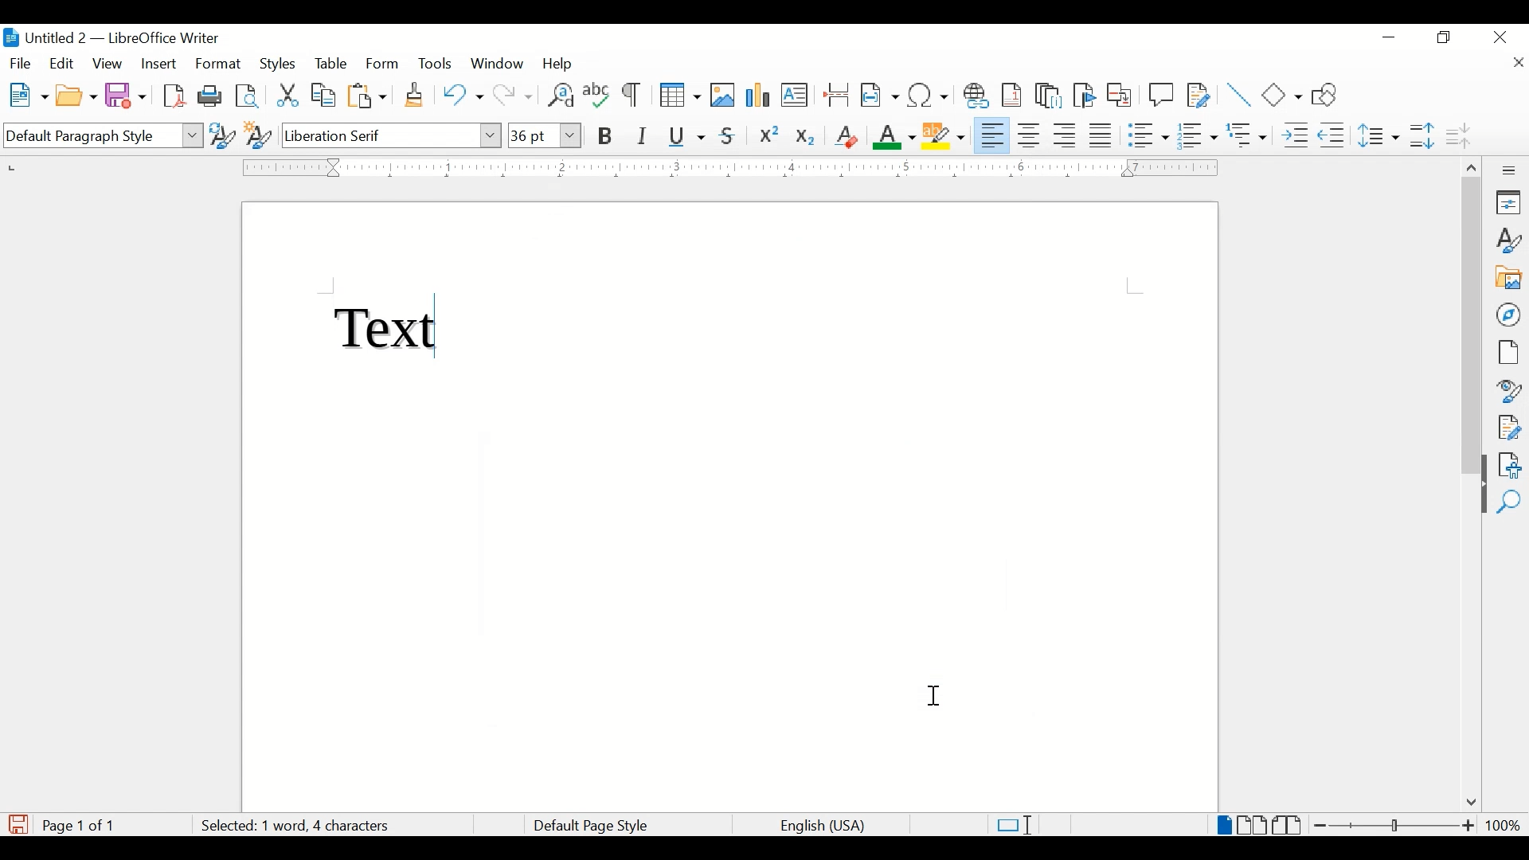  What do you see at coordinates (158, 64) in the screenshot?
I see `insert` at bounding box center [158, 64].